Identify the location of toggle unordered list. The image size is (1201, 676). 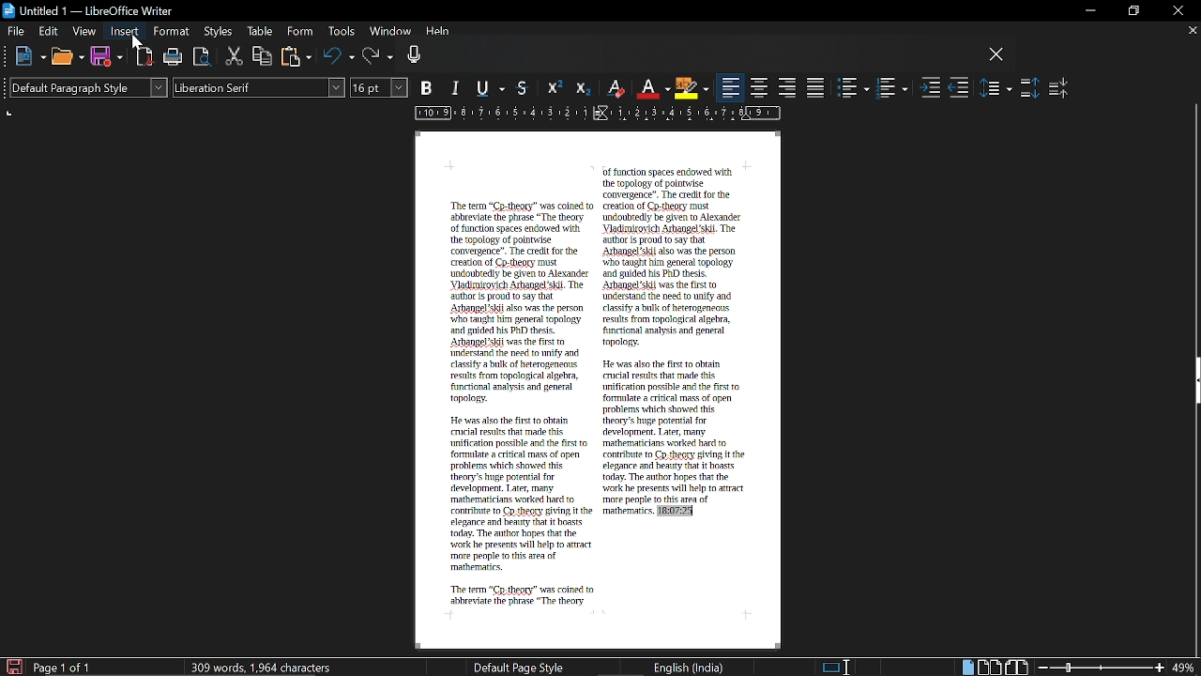
(854, 88).